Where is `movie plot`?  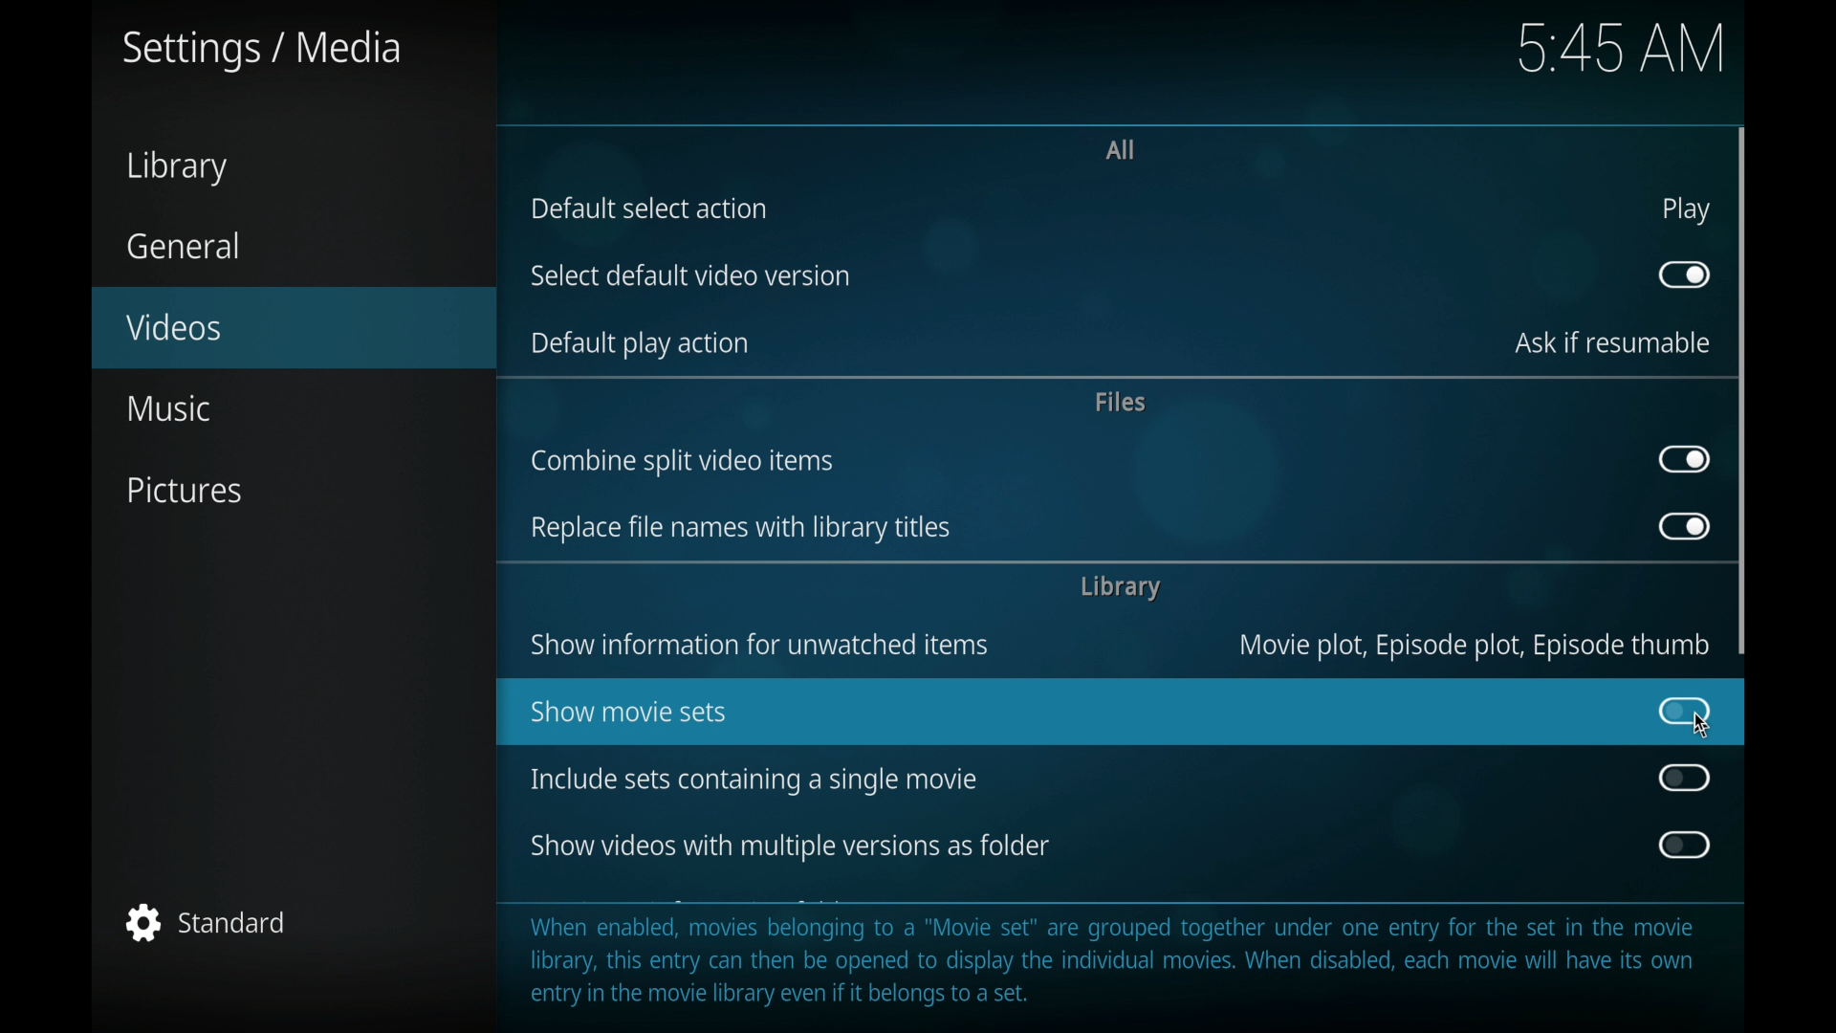 movie plot is located at coordinates (1475, 646).